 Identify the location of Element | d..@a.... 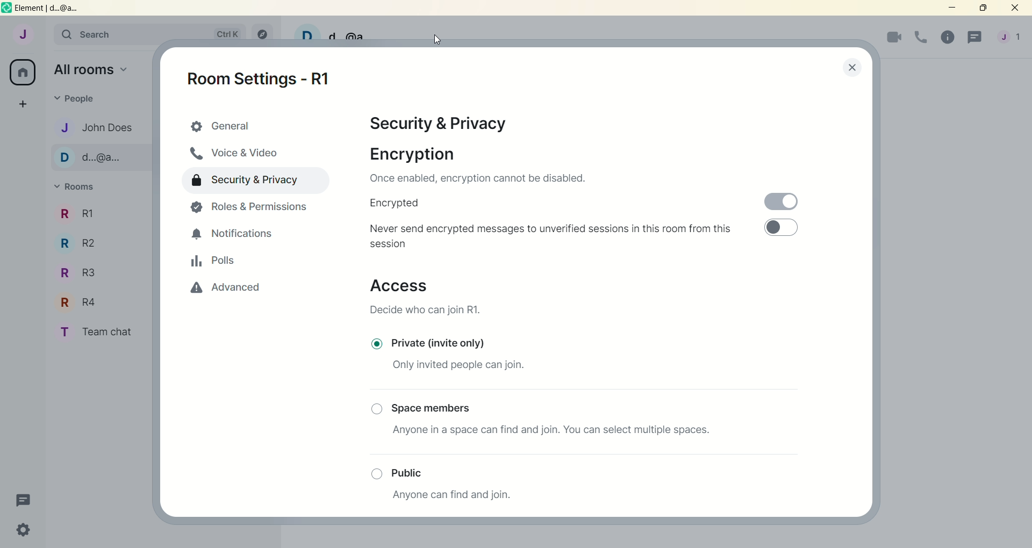
(47, 8).